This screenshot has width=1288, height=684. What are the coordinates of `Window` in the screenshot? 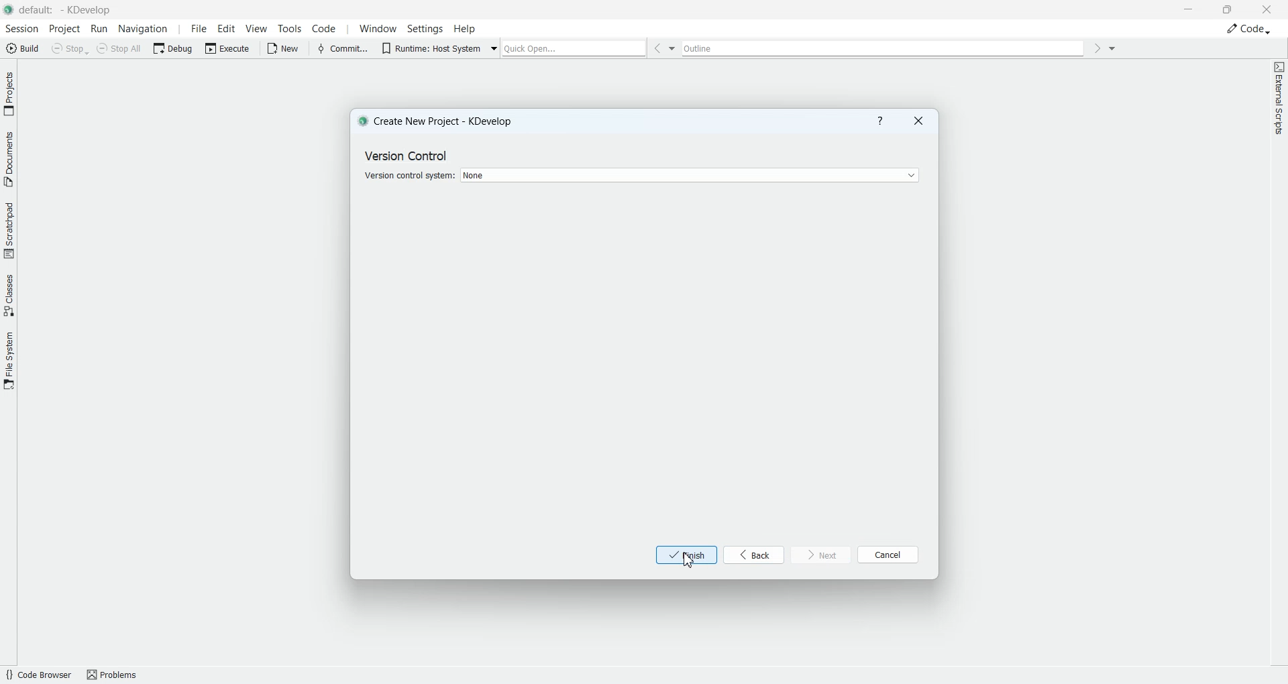 It's located at (376, 29).